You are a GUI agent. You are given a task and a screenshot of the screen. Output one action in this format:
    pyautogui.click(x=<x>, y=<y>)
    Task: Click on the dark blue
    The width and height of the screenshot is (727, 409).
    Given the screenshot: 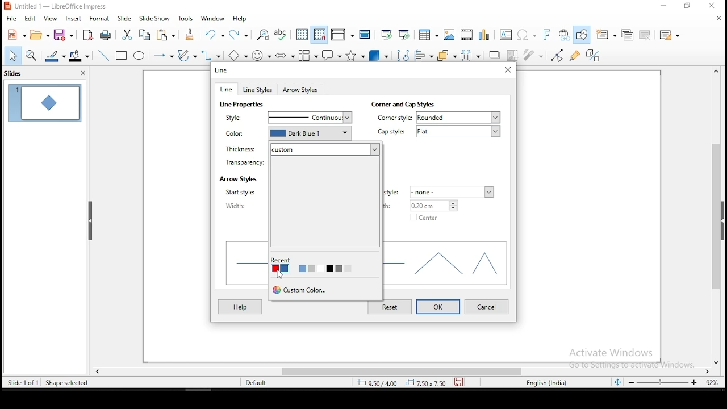 What is the action you would take?
    pyautogui.click(x=312, y=134)
    